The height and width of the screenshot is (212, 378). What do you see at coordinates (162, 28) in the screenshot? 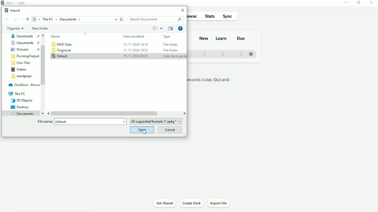
I see `More Options` at bounding box center [162, 28].